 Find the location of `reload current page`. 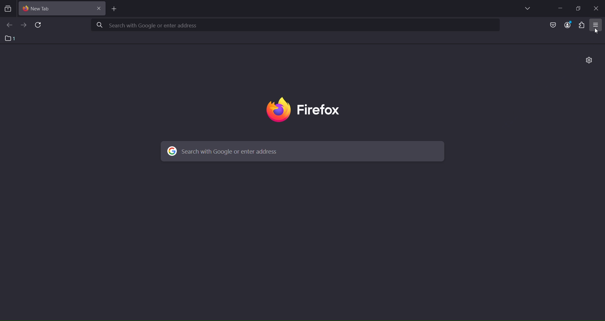

reload current page is located at coordinates (40, 25).